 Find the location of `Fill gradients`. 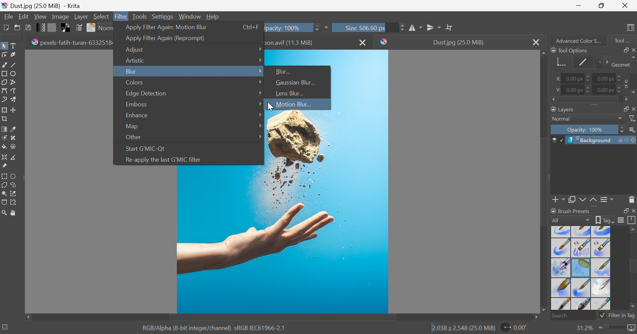

Fill gradients is located at coordinates (41, 27).